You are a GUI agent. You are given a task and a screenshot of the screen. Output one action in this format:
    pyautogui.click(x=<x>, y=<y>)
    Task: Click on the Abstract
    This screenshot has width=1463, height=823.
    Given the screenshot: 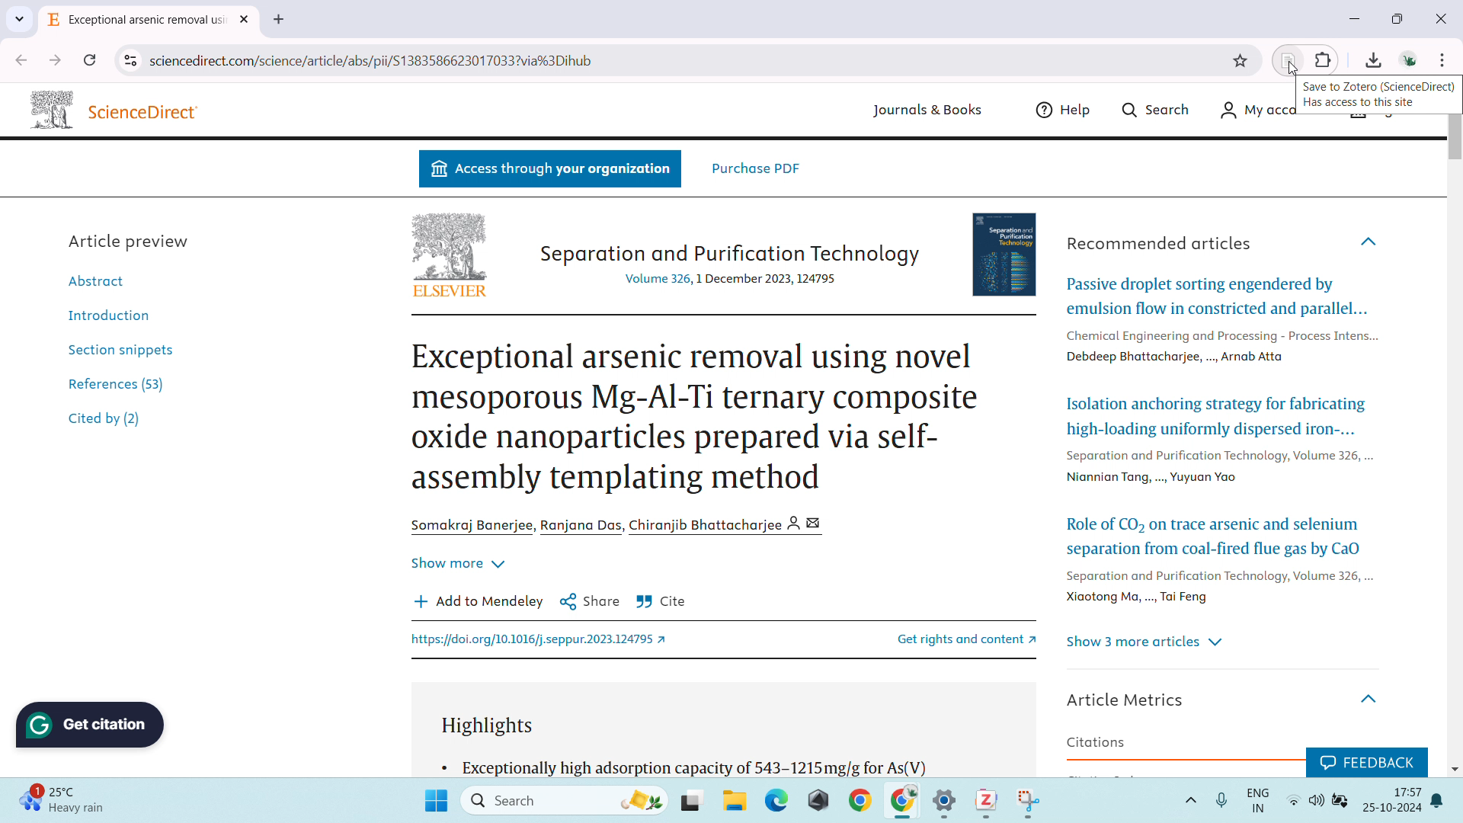 What is the action you would take?
    pyautogui.click(x=104, y=280)
    